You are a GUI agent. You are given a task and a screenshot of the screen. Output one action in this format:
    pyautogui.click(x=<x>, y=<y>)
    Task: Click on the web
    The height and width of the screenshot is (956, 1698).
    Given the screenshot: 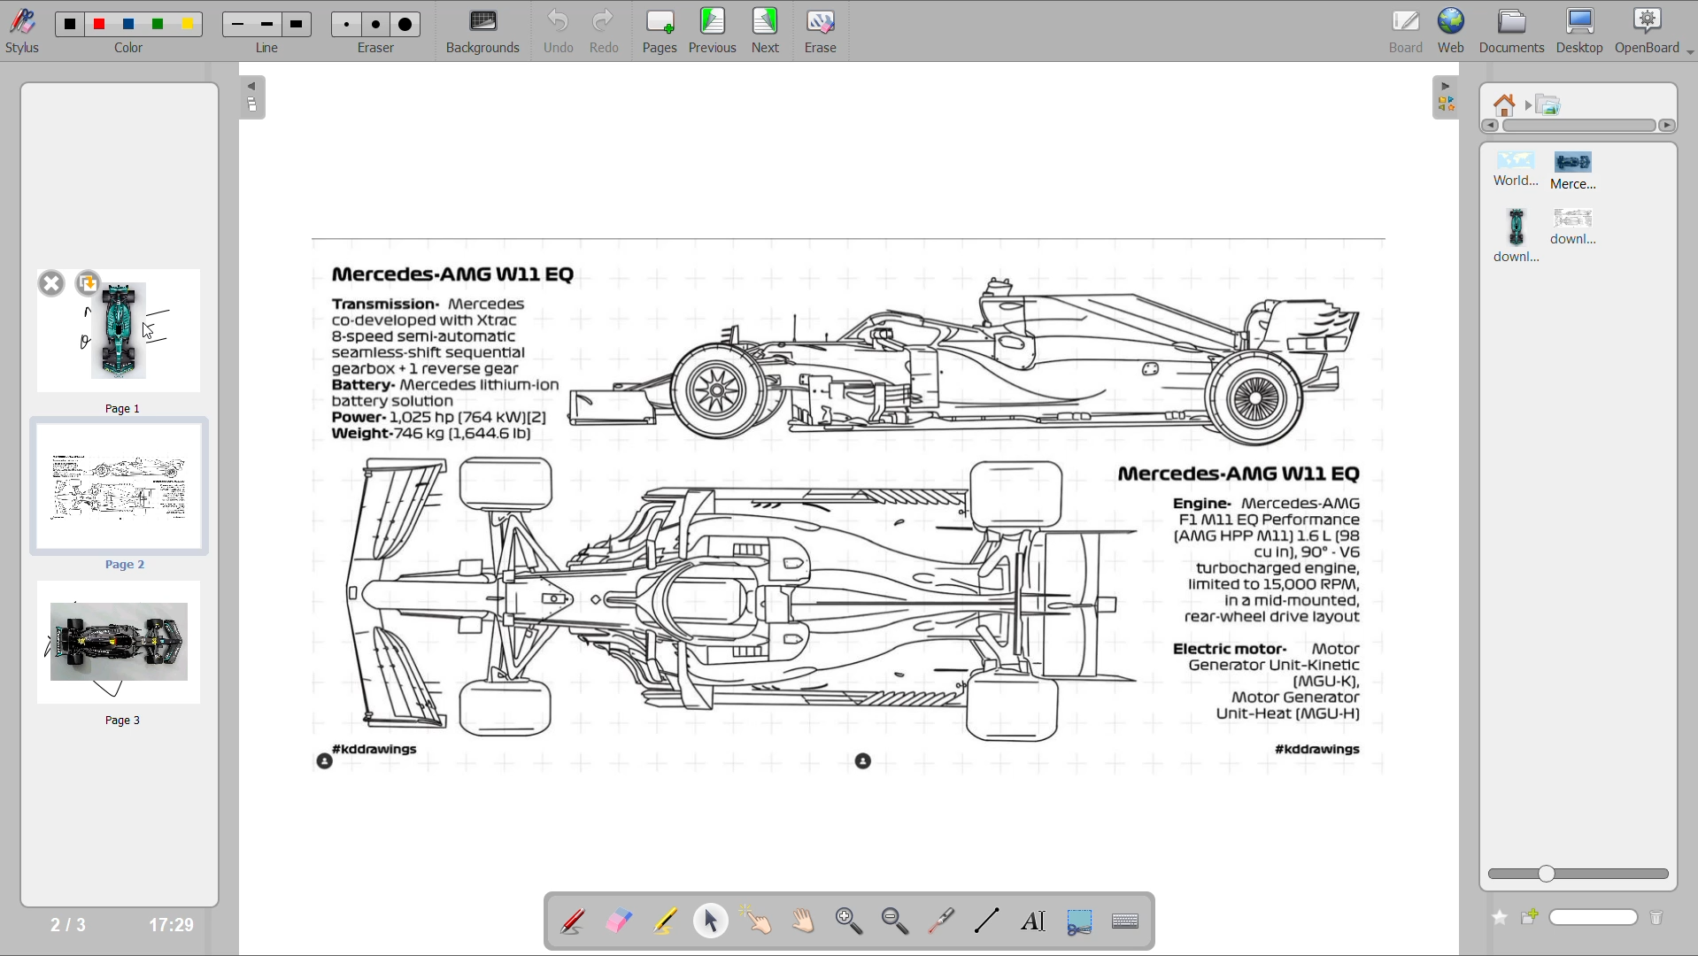 What is the action you would take?
    pyautogui.click(x=1454, y=29)
    